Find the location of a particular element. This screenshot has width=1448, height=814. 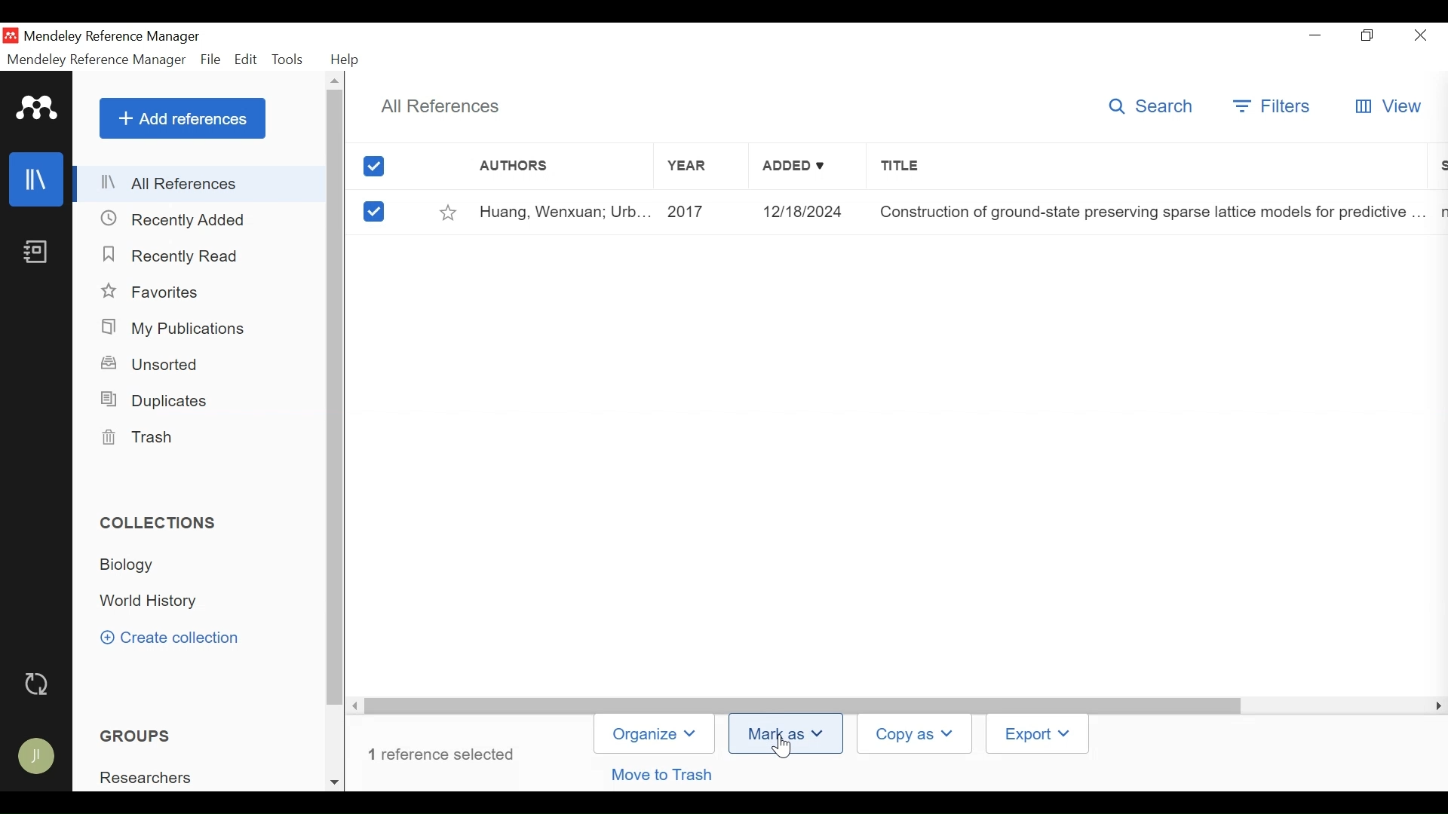

Added is located at coordinates (807, 213).